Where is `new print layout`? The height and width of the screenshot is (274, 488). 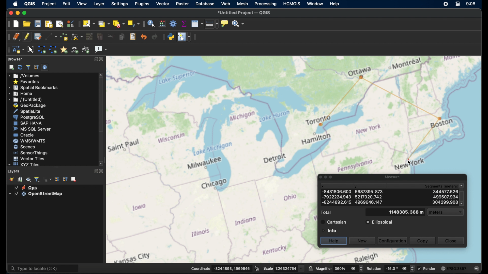 new print layout is located at coordinates (49, 23).